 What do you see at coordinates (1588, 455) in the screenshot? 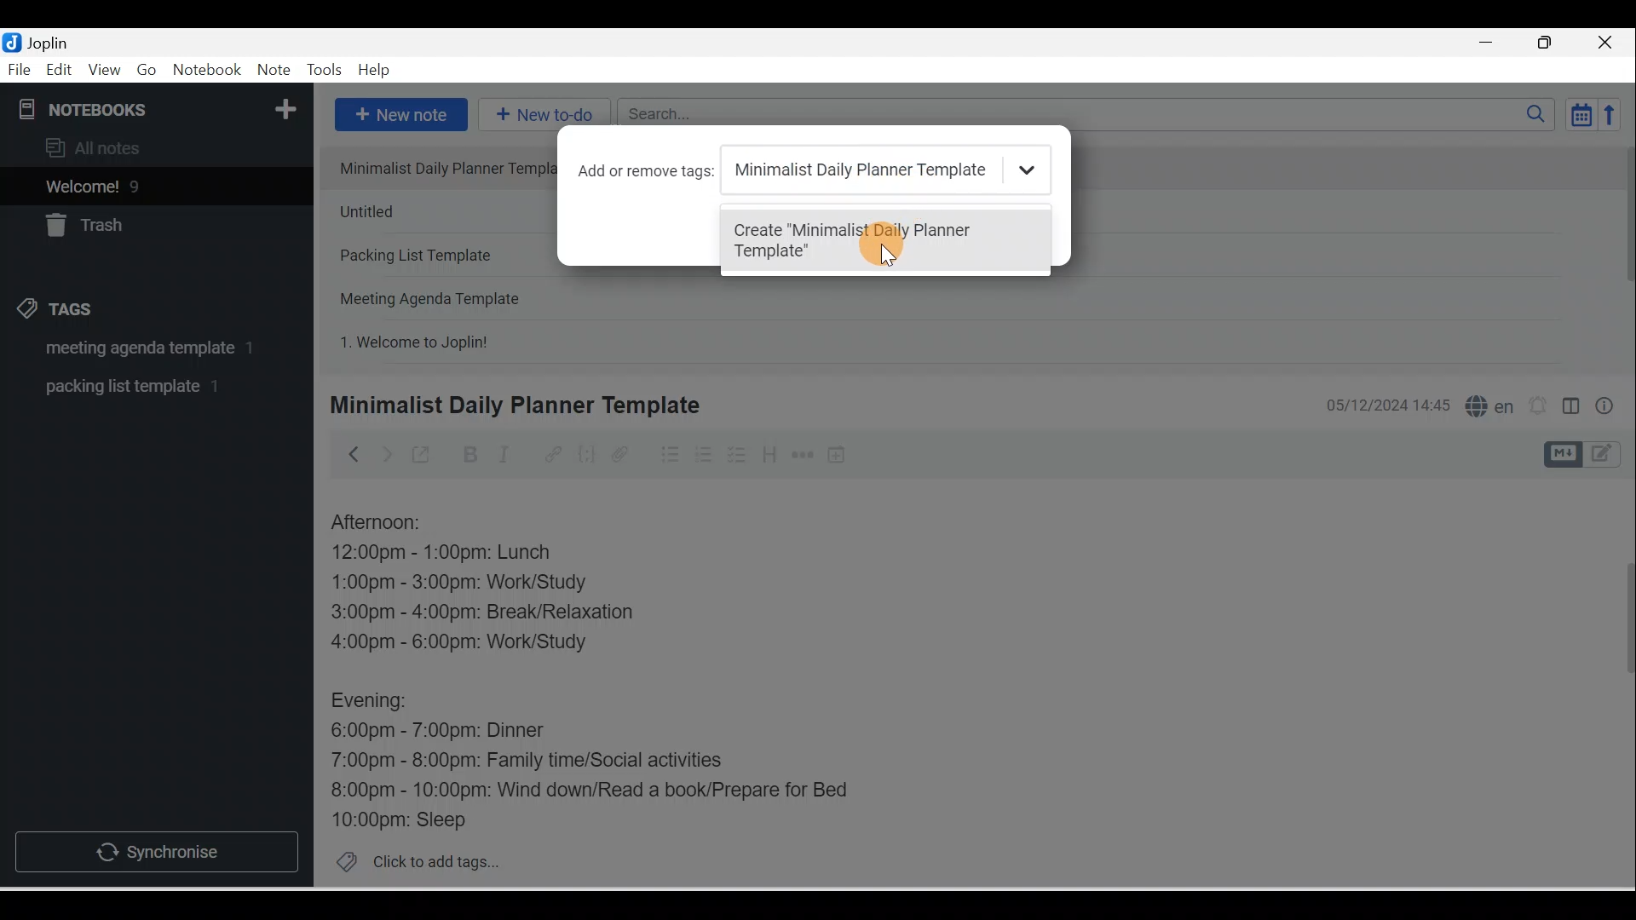
I see `Toggle editor layout` at bounding box center [1588, 455].